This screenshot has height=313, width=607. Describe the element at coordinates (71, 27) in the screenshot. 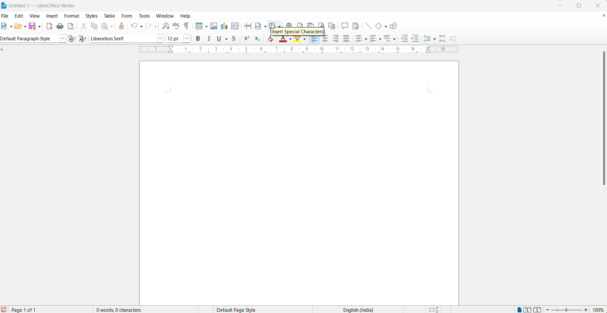

I see `print preview` at that location.